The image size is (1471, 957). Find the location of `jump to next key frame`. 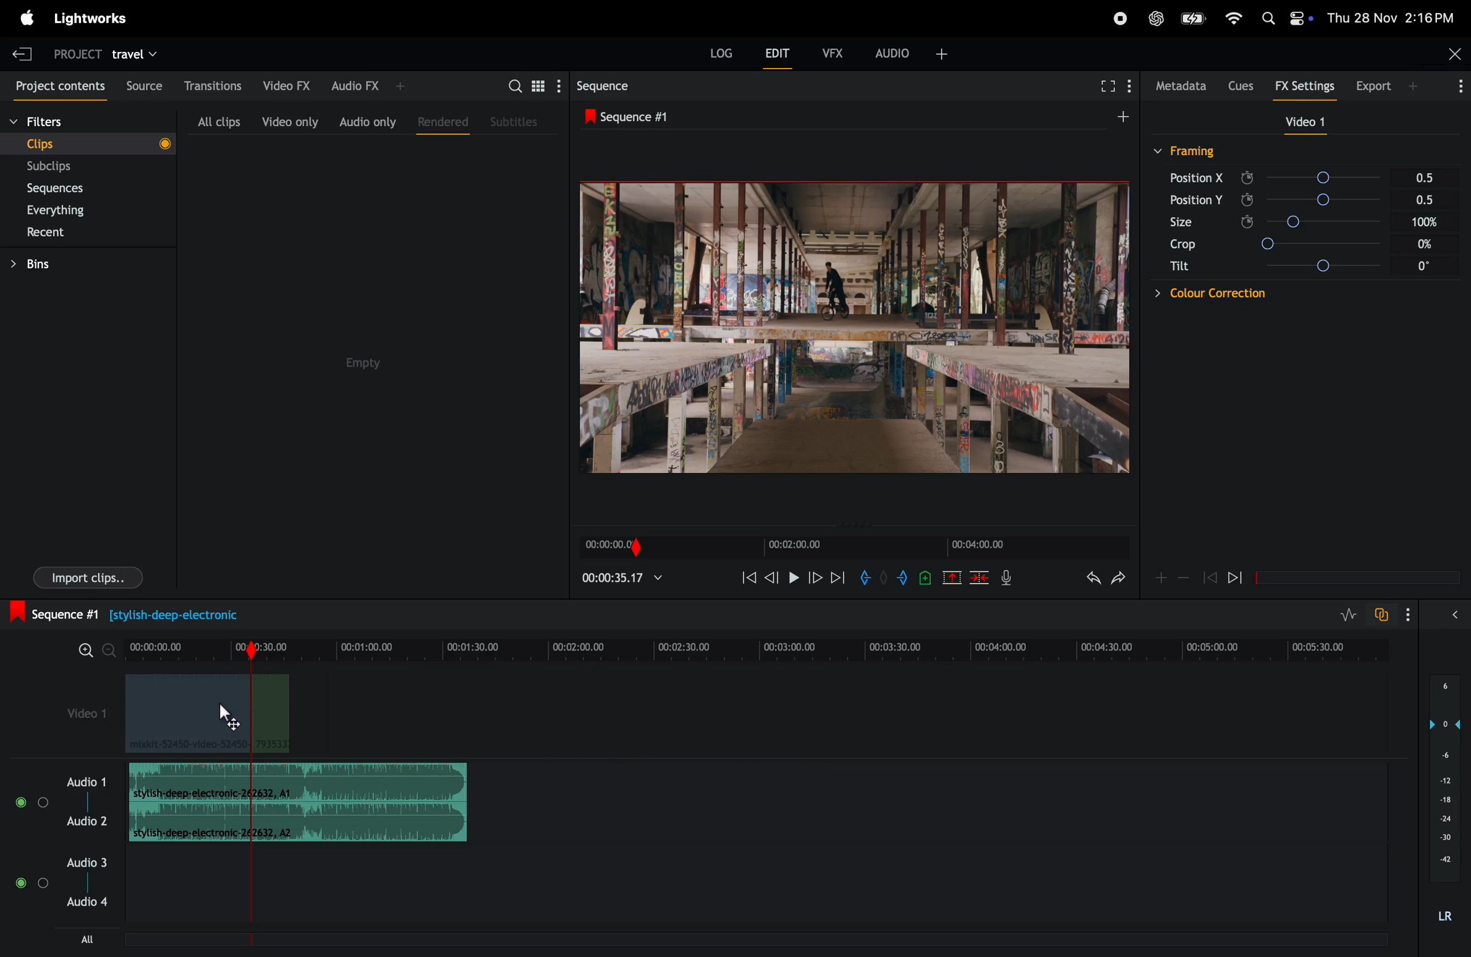

jump to next key frame is located at coordinates (1245, 578).